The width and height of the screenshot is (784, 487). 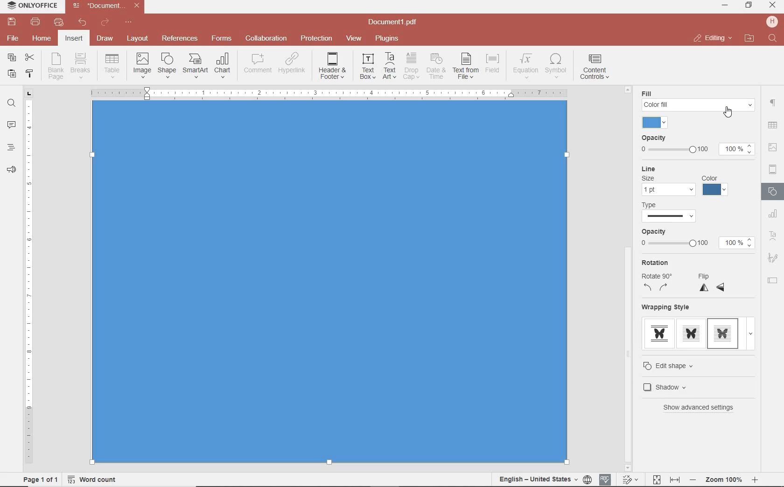 I want to click on FLIP, so click(x=714, y=283).